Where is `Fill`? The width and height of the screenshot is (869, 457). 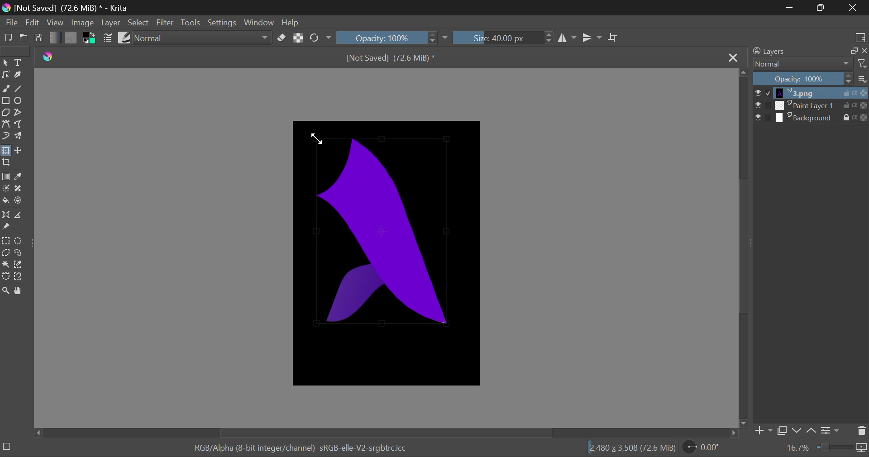
Fill is located at coordinates (6, 202).